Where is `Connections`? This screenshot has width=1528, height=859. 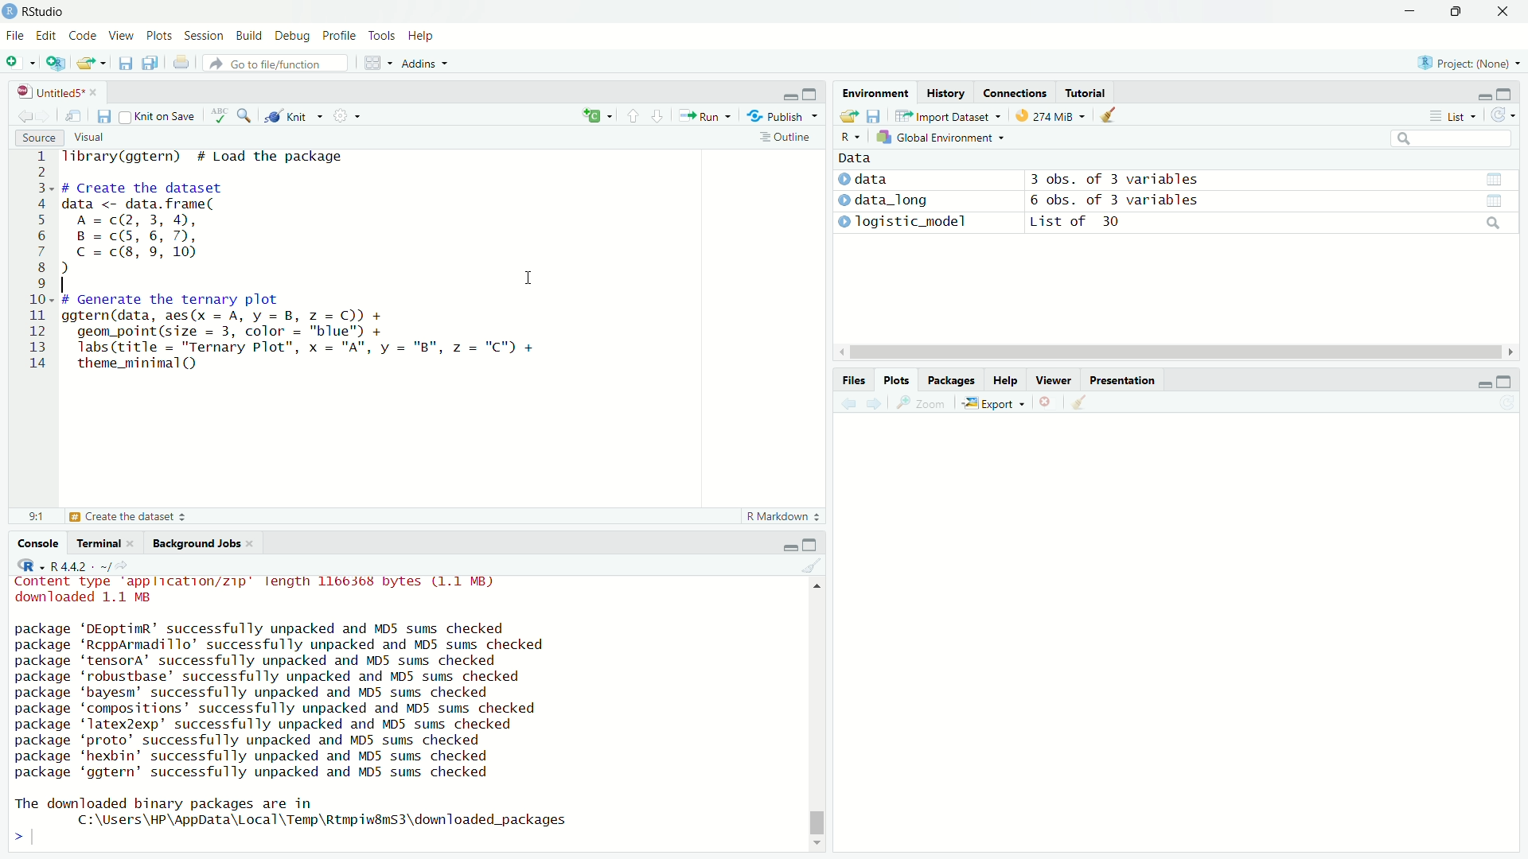 Connections is located at coordinates (1015, 92).